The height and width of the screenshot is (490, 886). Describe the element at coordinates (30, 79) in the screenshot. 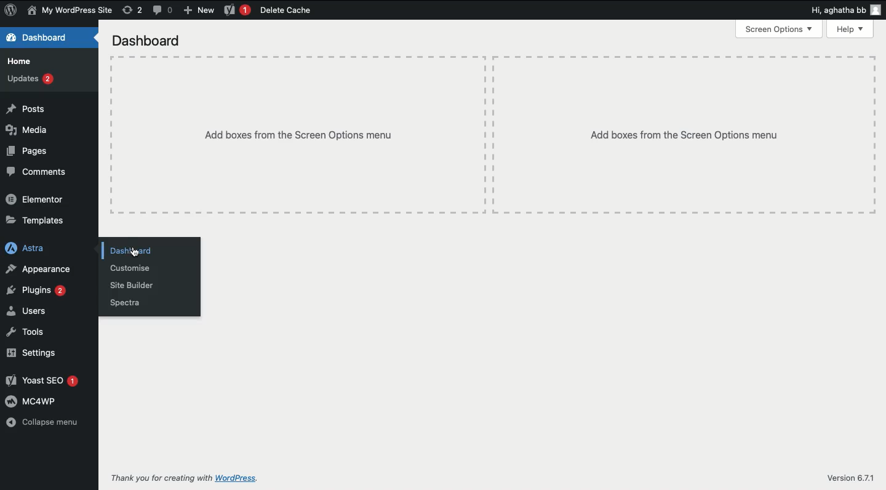

I see `Updates` at that location.